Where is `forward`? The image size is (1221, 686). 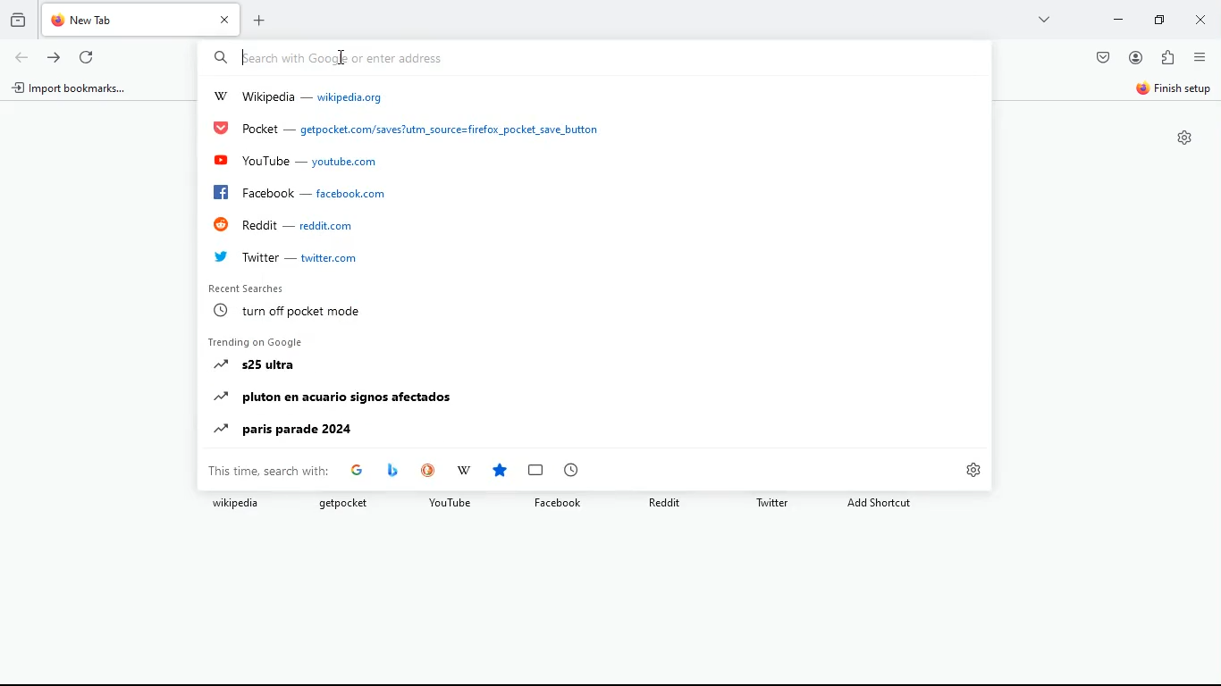 forward is located at coordinates (55, 57).